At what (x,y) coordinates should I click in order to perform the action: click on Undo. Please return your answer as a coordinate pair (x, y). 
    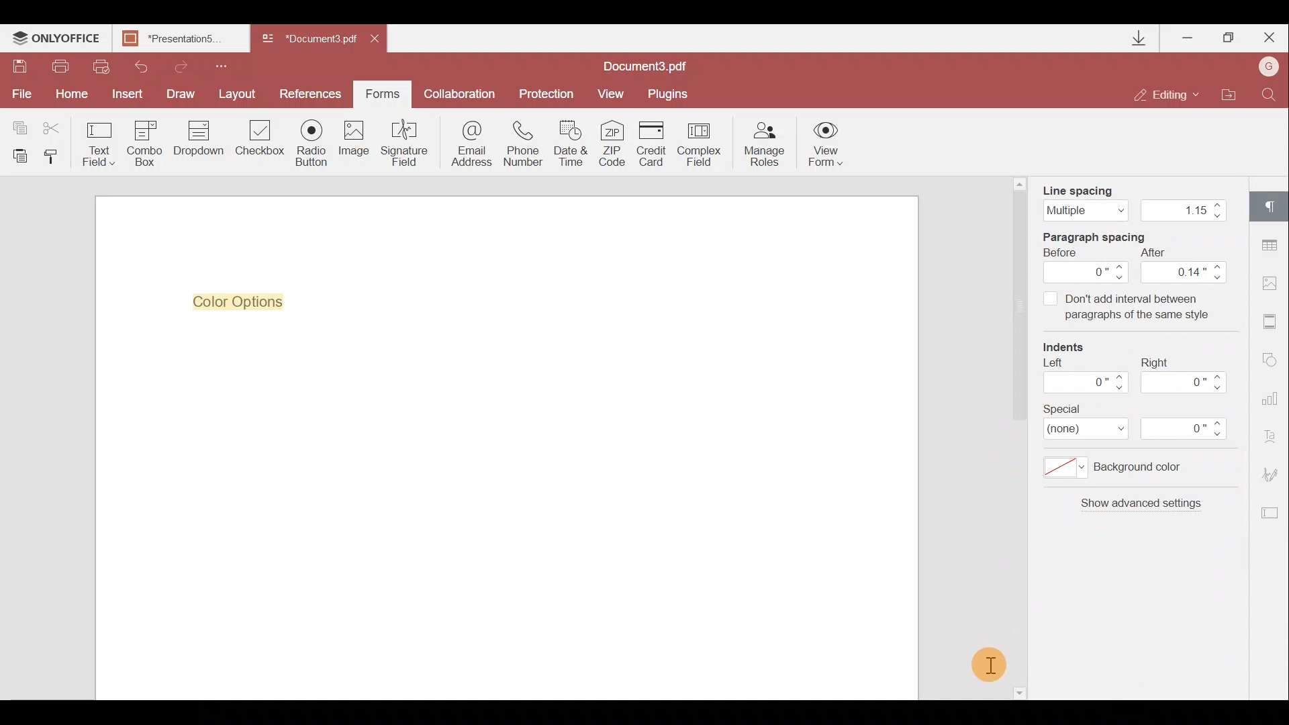
    Looking at the image, I should click on (140, 67).